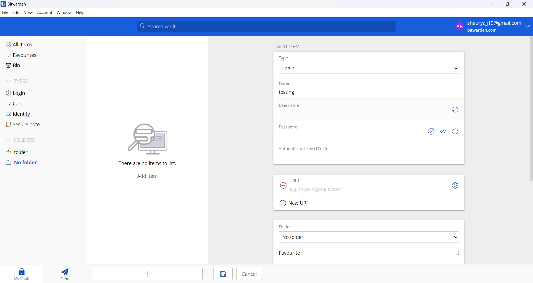 This screenshot has width=533, height=283. I want to click on help, so click(81, 13).